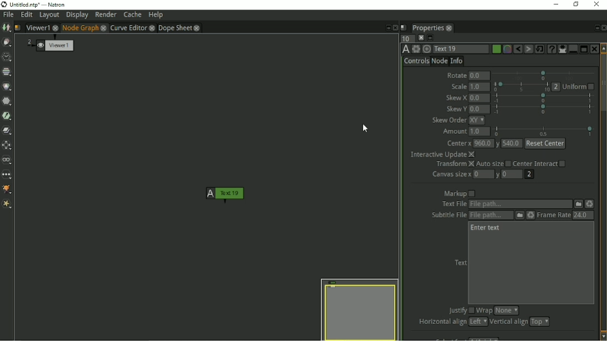 This screenshot has width=607, height=341. I want to click on Help, so click(156, 14).